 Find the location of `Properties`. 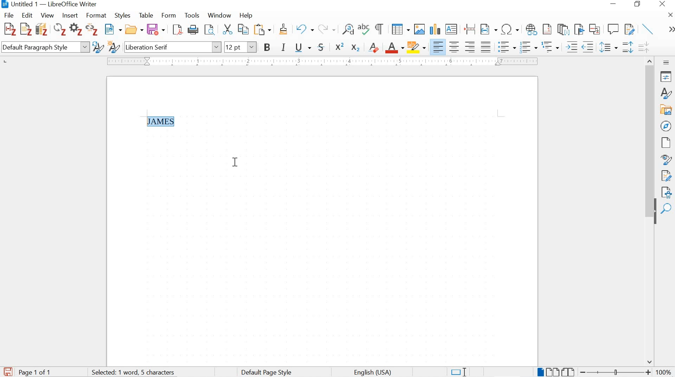

Properties is located at coordinates (667, 77).